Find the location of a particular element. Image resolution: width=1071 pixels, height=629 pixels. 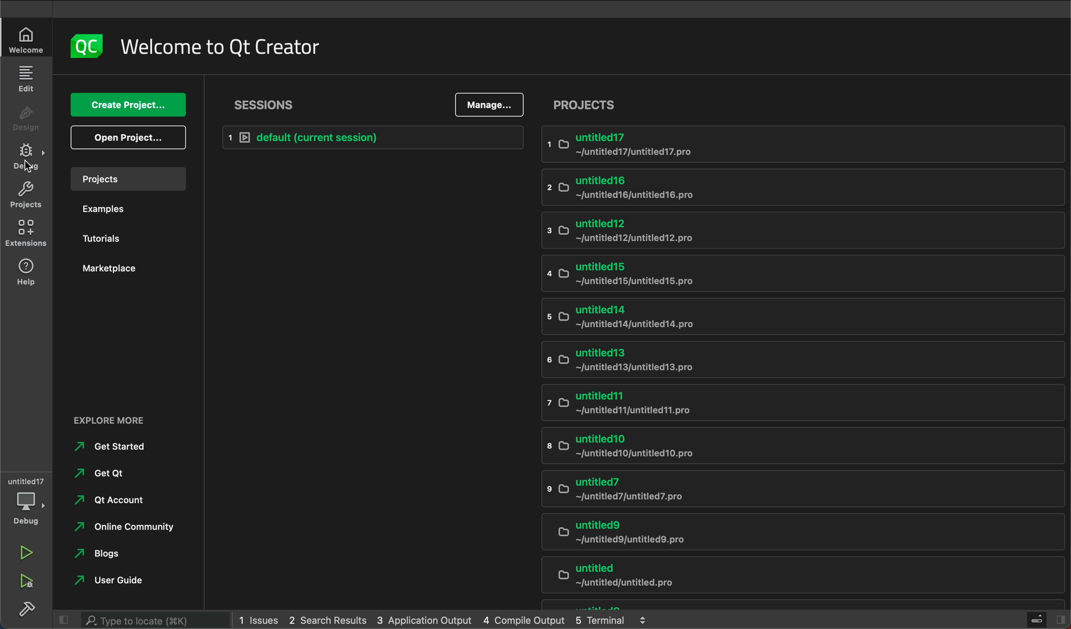

untitled16
~Juntitled16/untitled16.pro is located at coordinates (800, 186).